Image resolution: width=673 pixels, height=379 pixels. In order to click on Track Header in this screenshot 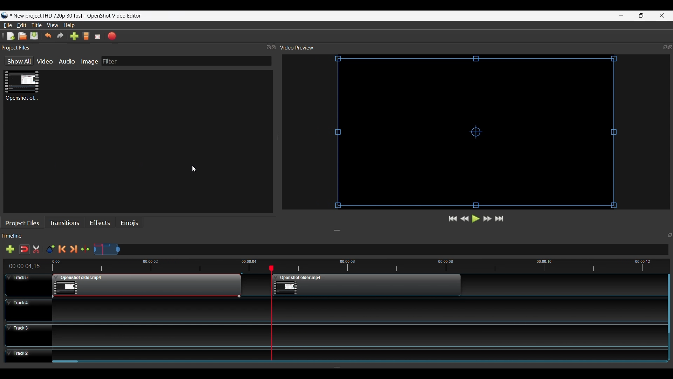, I will do `click(28, 357)`.